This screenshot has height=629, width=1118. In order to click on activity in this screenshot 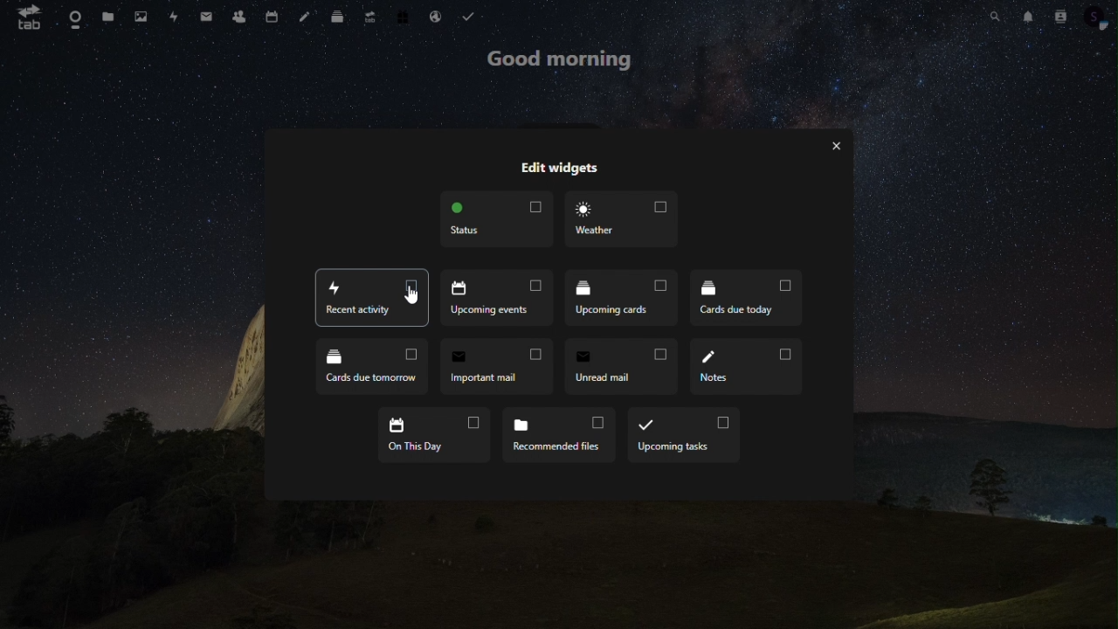, I will do `click(175, 17)`.